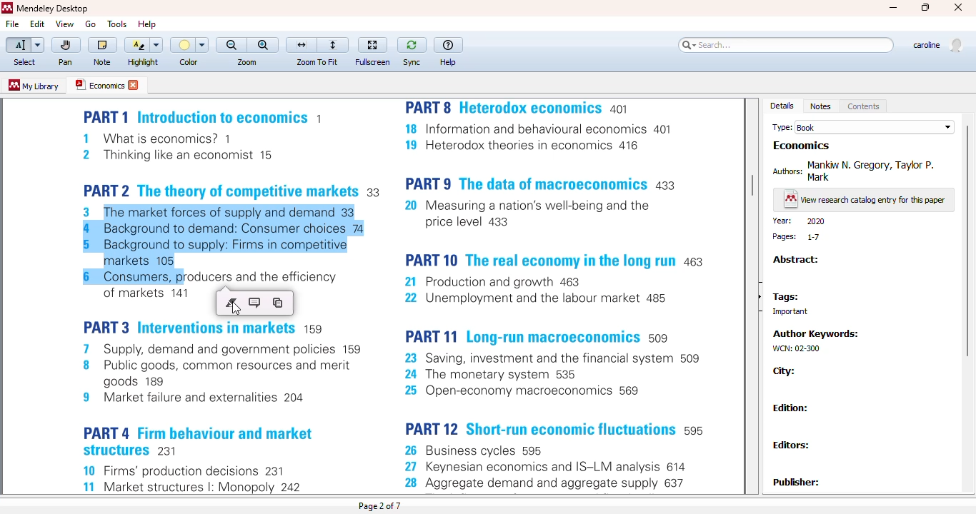  I want to click on pdf text, so click(211, 407).